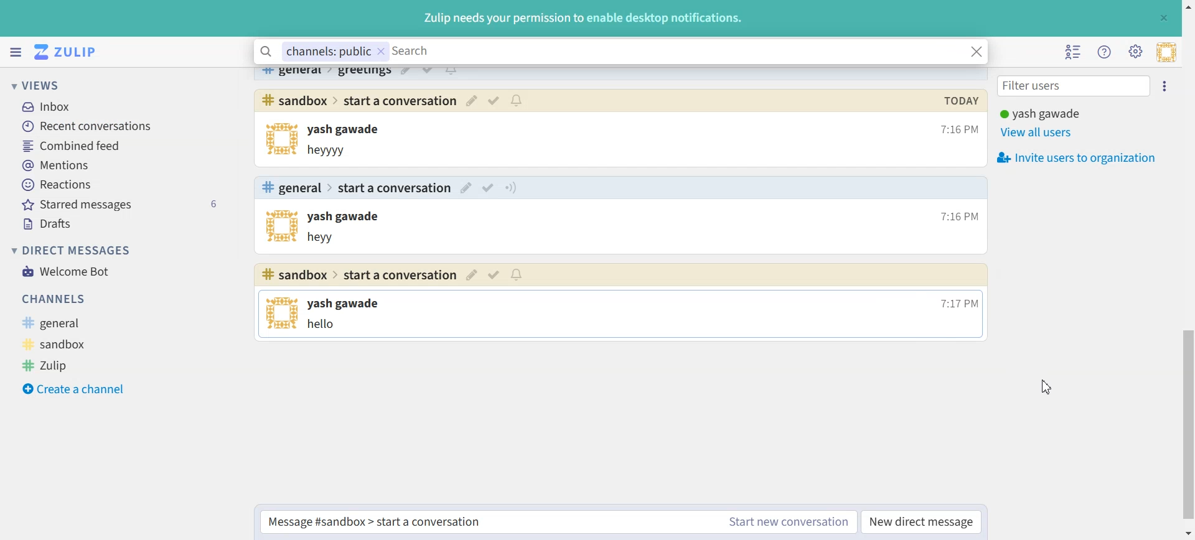 This screenshot has height=540, width=1195. I want to click on general, so click(294, 73).